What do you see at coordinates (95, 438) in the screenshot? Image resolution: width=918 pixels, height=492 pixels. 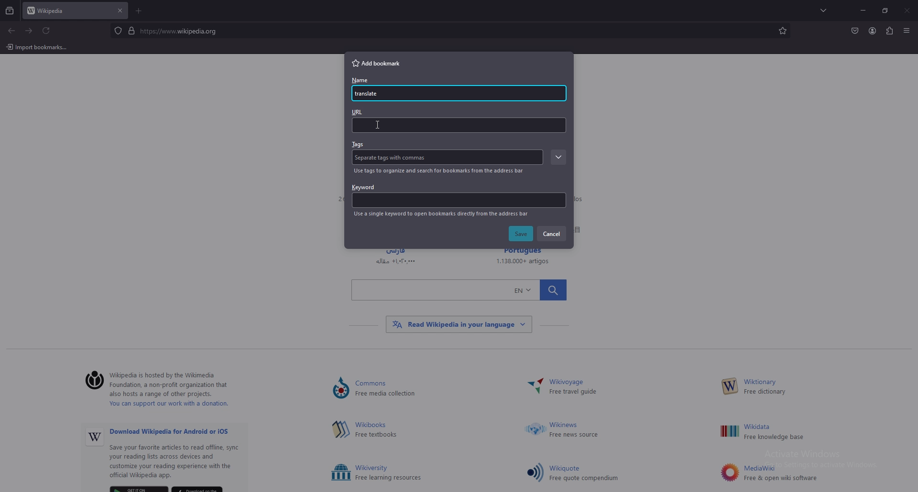 I see `` at bounding box center [95, 438].